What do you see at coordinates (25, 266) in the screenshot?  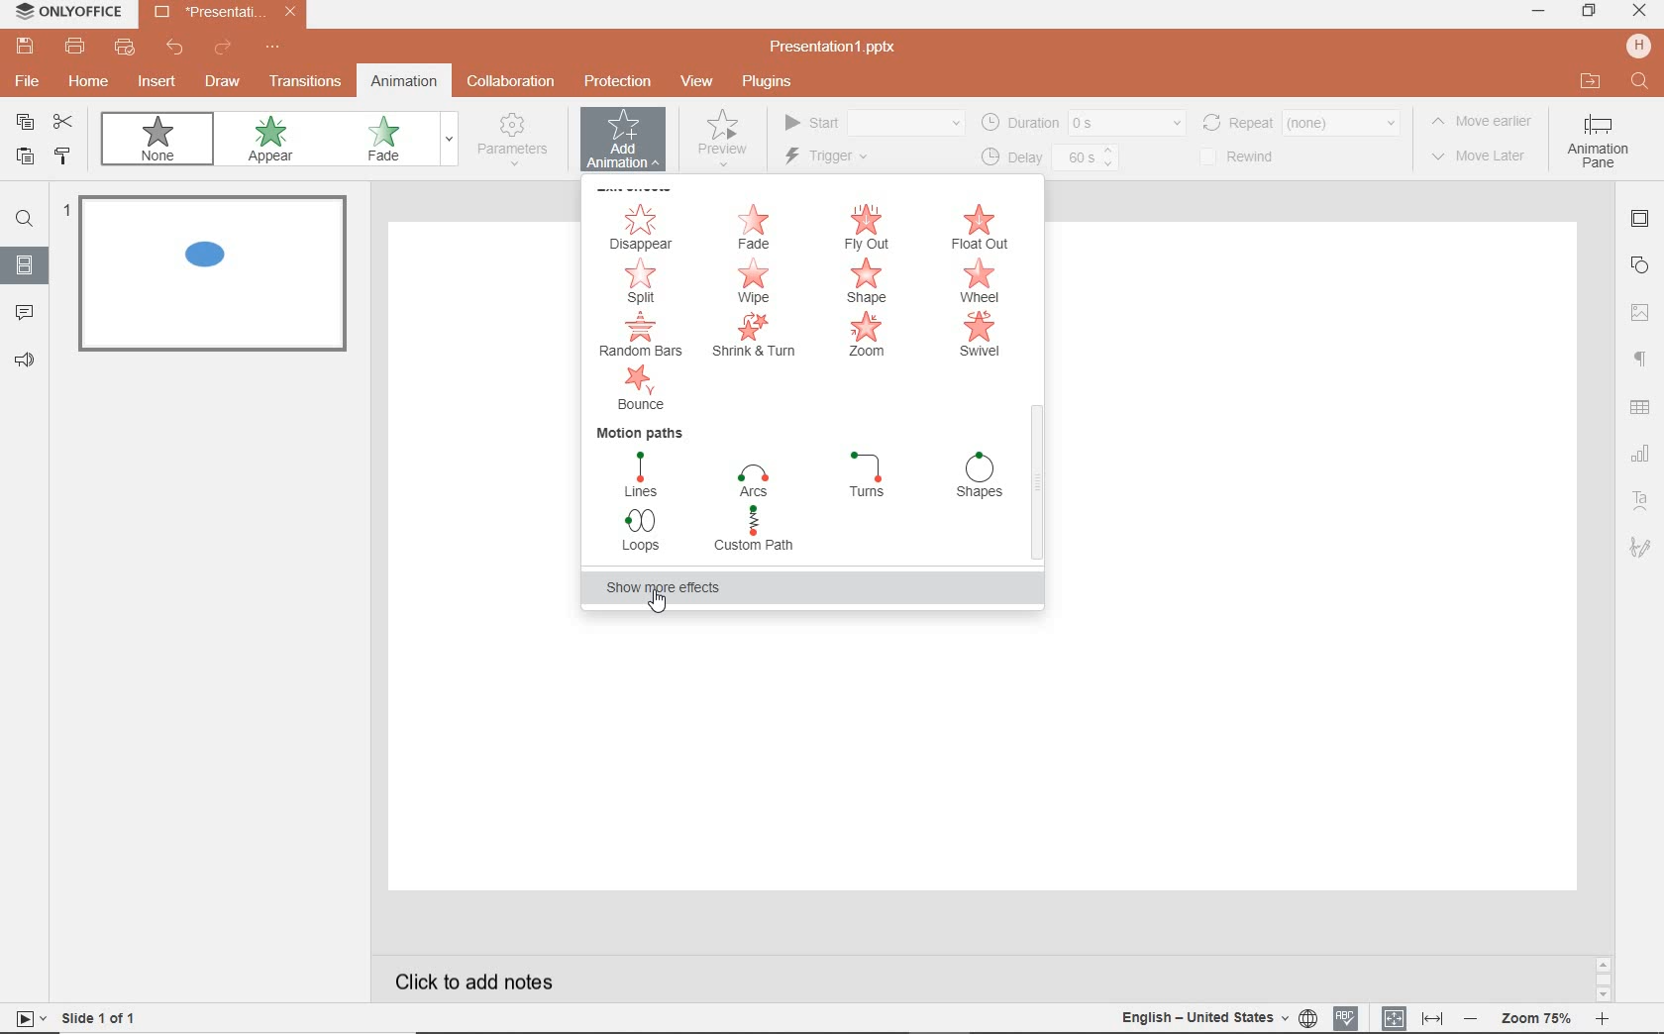 I see `slide` at bounding box center [25, 266].